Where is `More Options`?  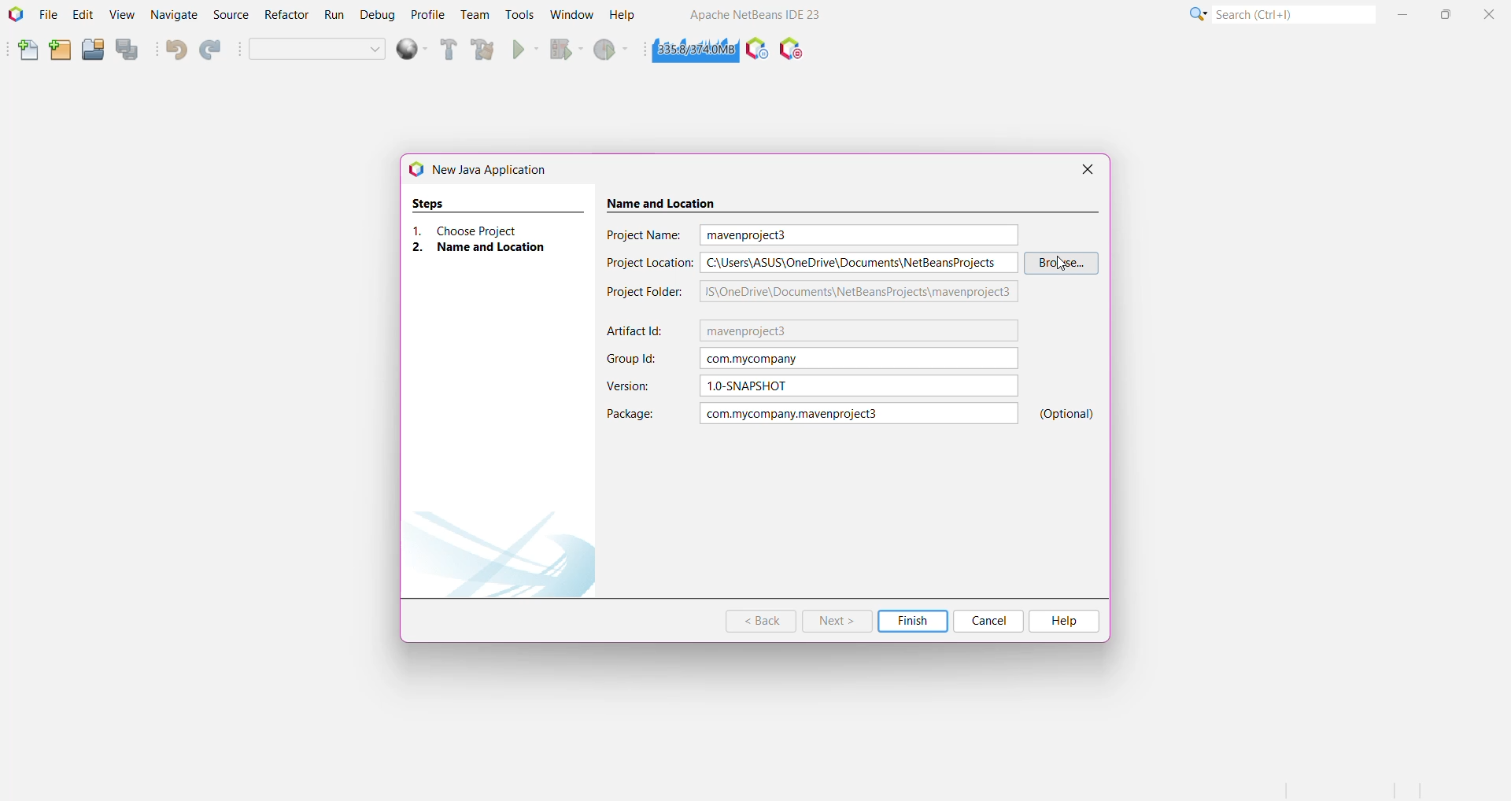
More Options is located at coordinates (1196, 17).